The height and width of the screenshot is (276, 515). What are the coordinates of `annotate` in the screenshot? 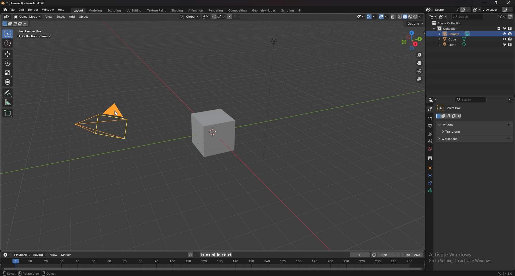 It's located at (8, 92).